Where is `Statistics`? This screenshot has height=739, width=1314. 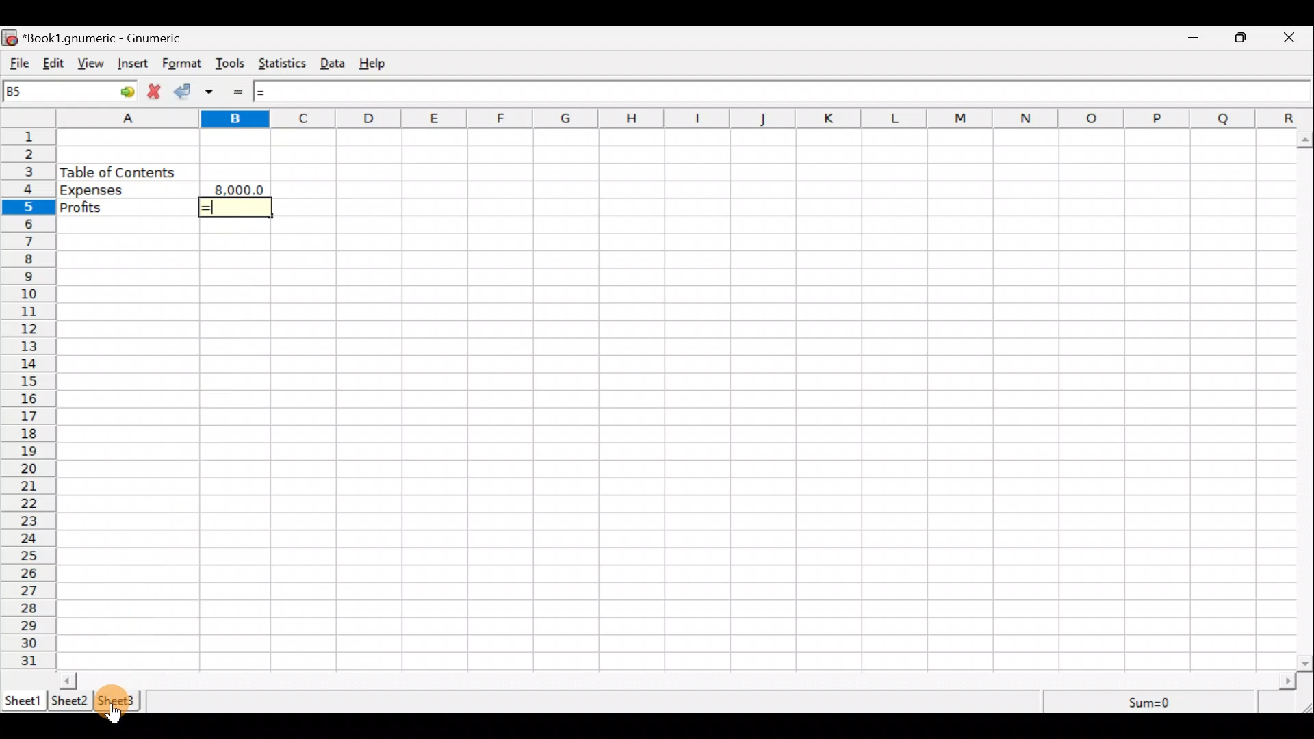
Statistics is located at coordinates (285, 65).